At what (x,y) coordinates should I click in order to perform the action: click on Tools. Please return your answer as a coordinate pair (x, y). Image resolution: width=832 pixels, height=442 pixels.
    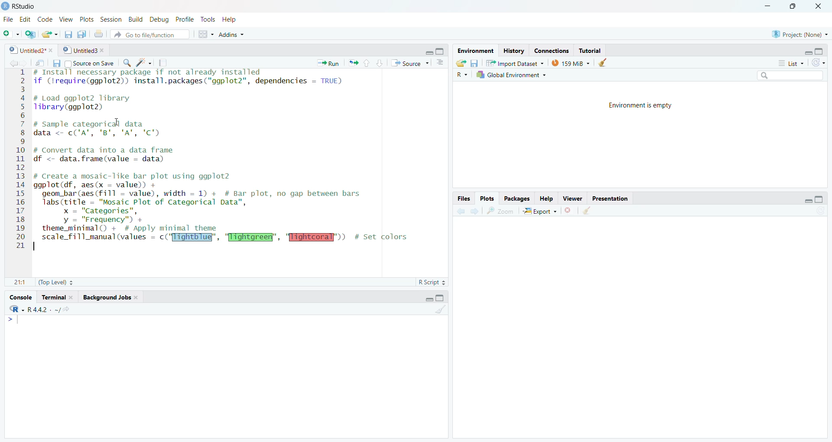
    Looking at the image, I should click on (207, 18).